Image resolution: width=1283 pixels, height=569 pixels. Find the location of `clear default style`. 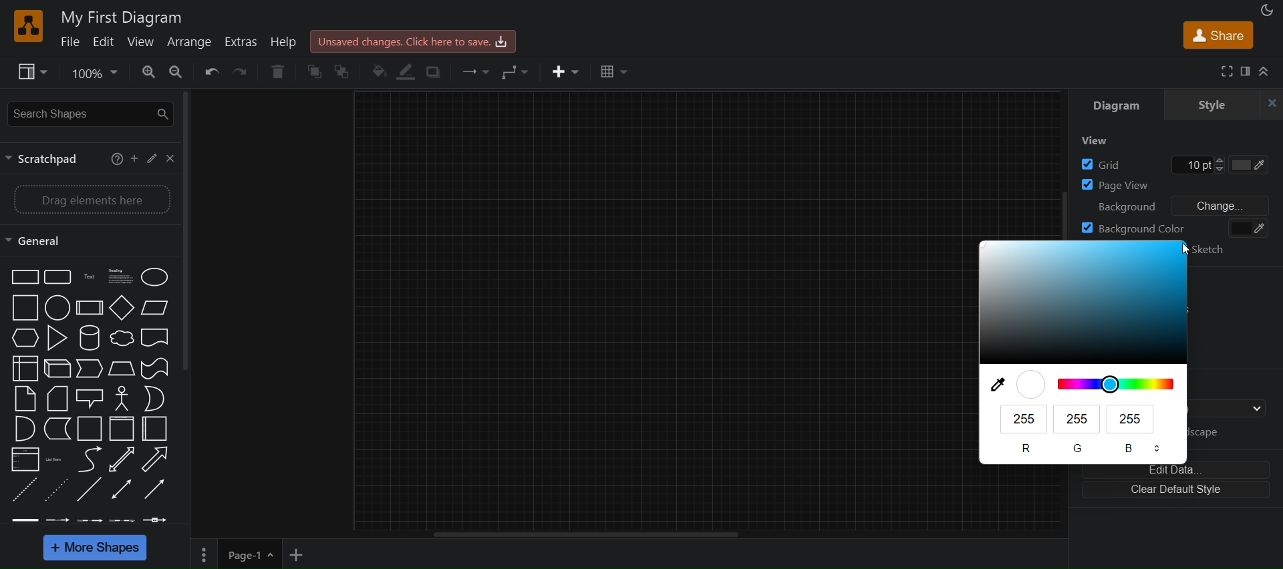

clear default style is located at coordinates (1179, 492).